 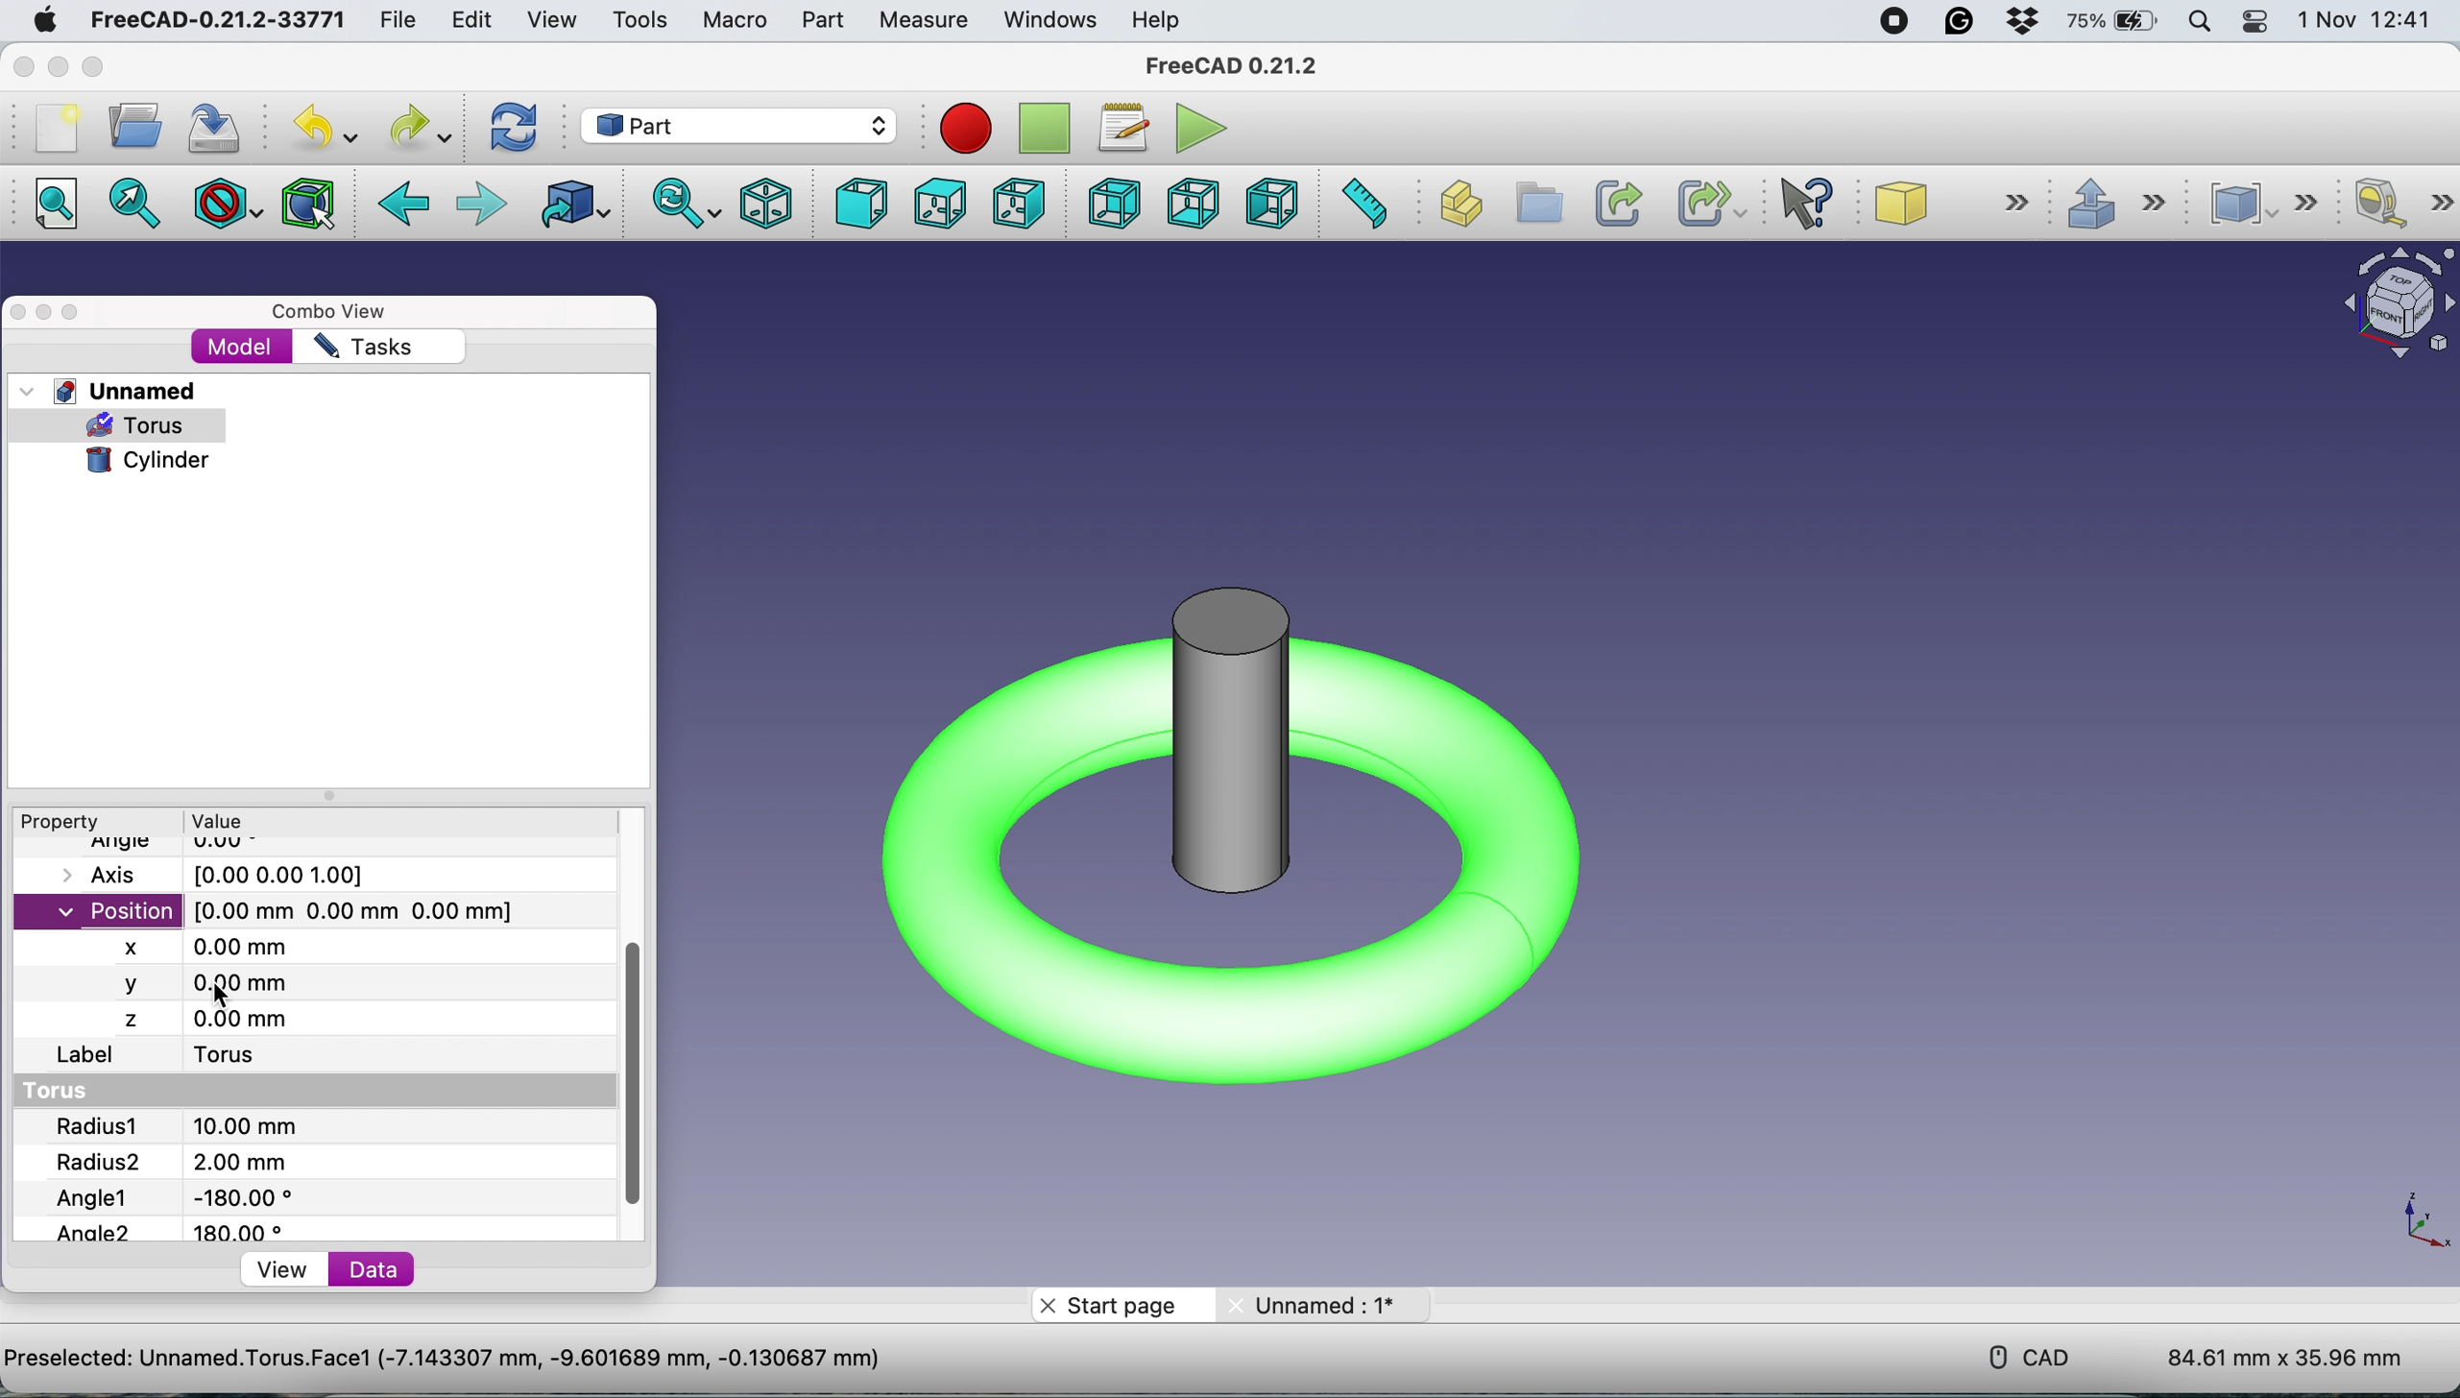 What do you see at coordinates (863, 205) in the screenshot?
I see `front` at bounding box center [863, 205].